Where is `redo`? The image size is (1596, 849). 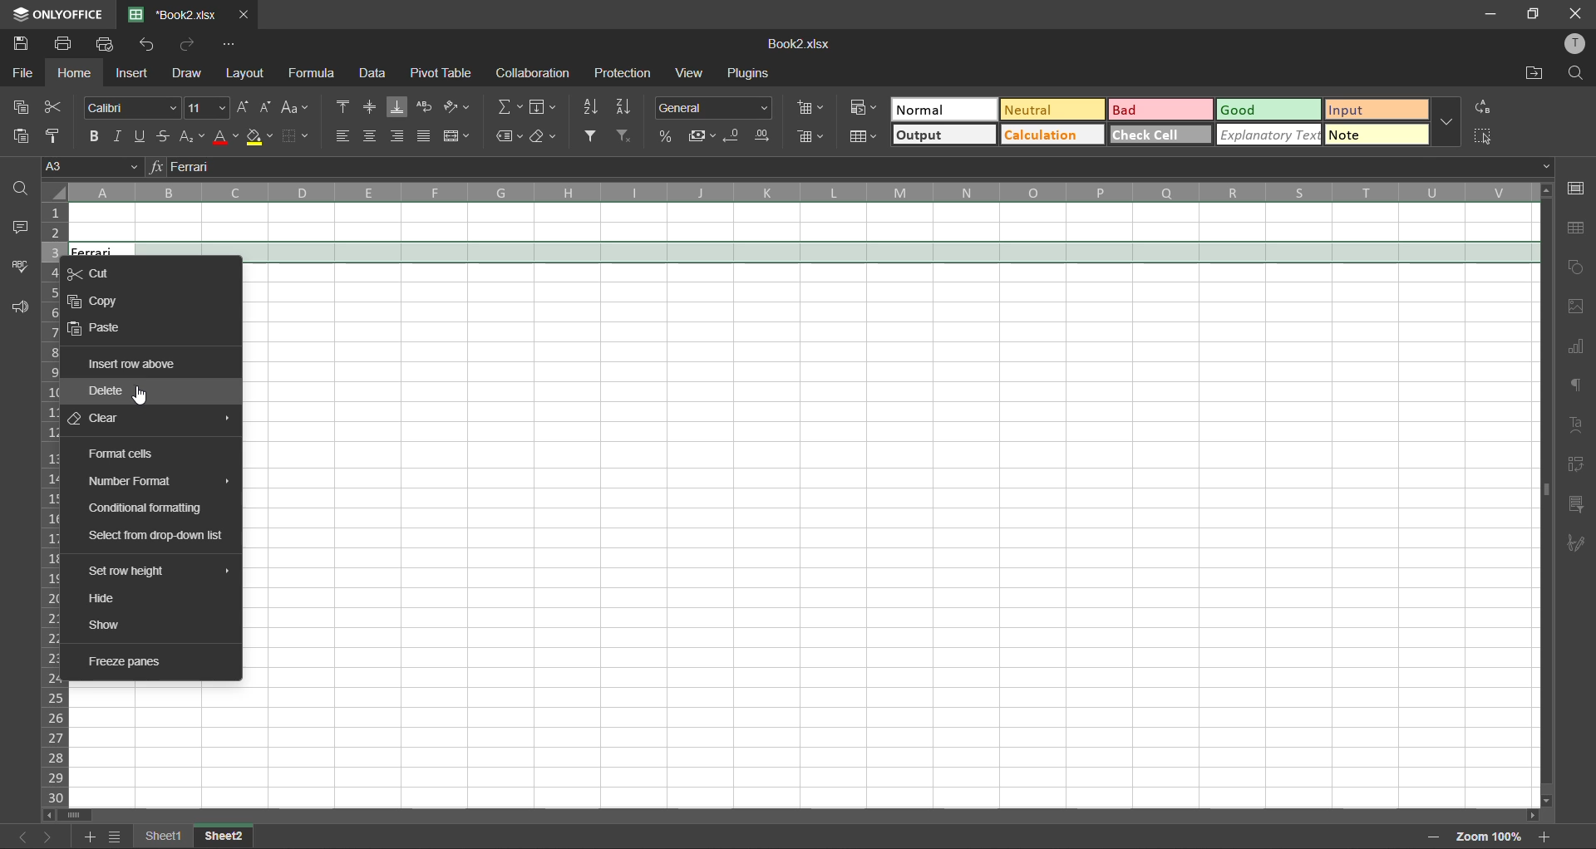 redo is located at coordinates (187, 46).